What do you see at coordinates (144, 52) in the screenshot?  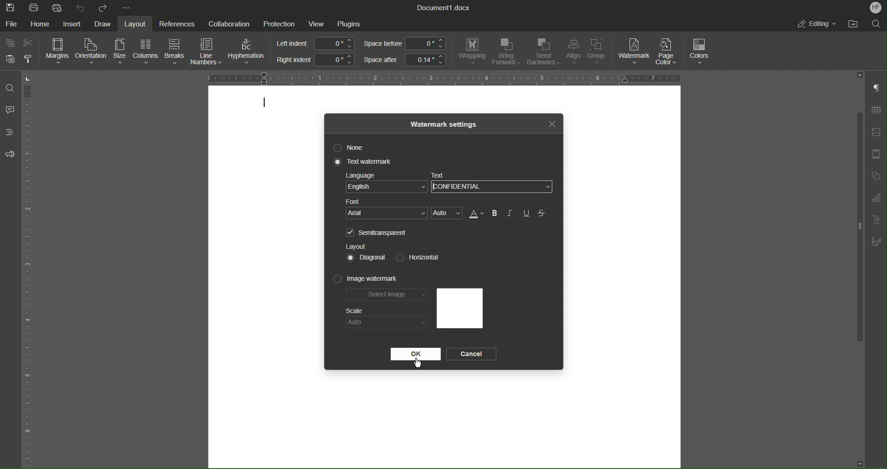 I see `Columns` at bounding box center [144, 52].